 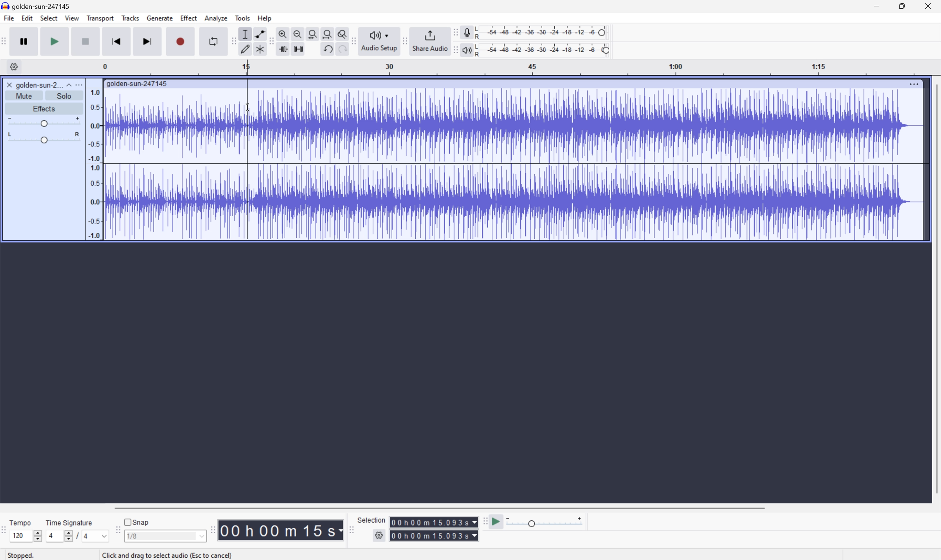 What do you see at coordinates (380, 535) in the screenshot?
I see `Settings` at bounding box center [380, 535].